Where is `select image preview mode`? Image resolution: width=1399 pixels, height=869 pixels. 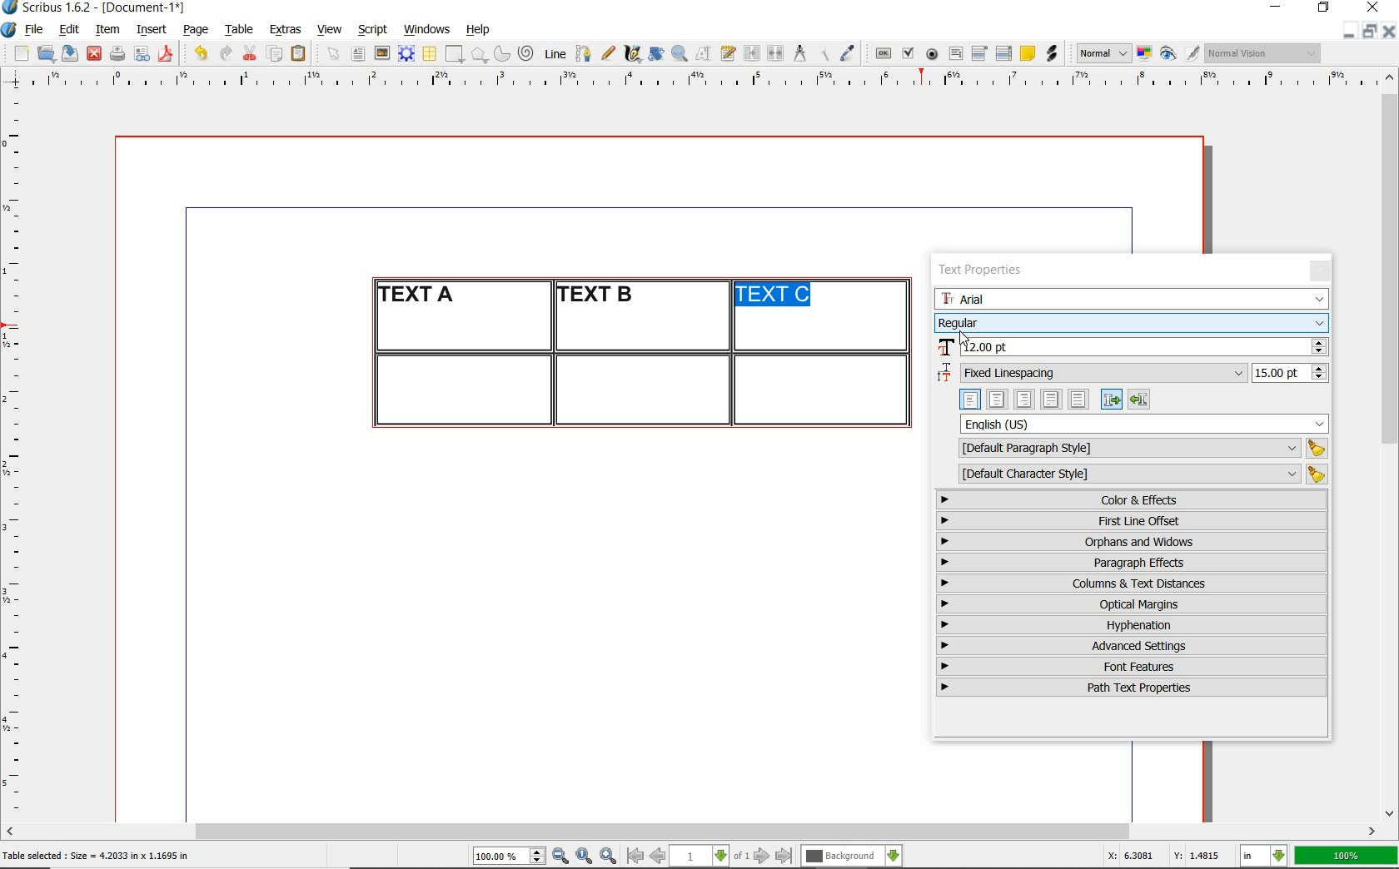
select image preview mode is located at coordinates (1103, 54).